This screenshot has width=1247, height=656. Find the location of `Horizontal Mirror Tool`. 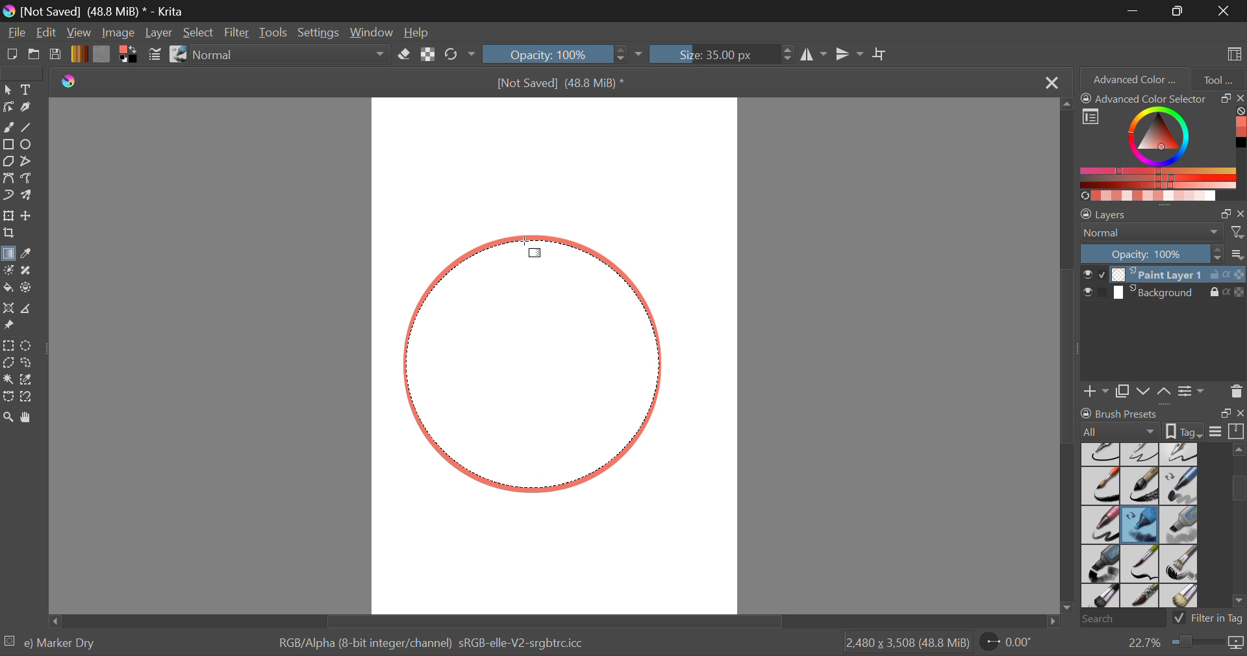

Horizontal Mirror Tool is located at coordinates (813, 54).